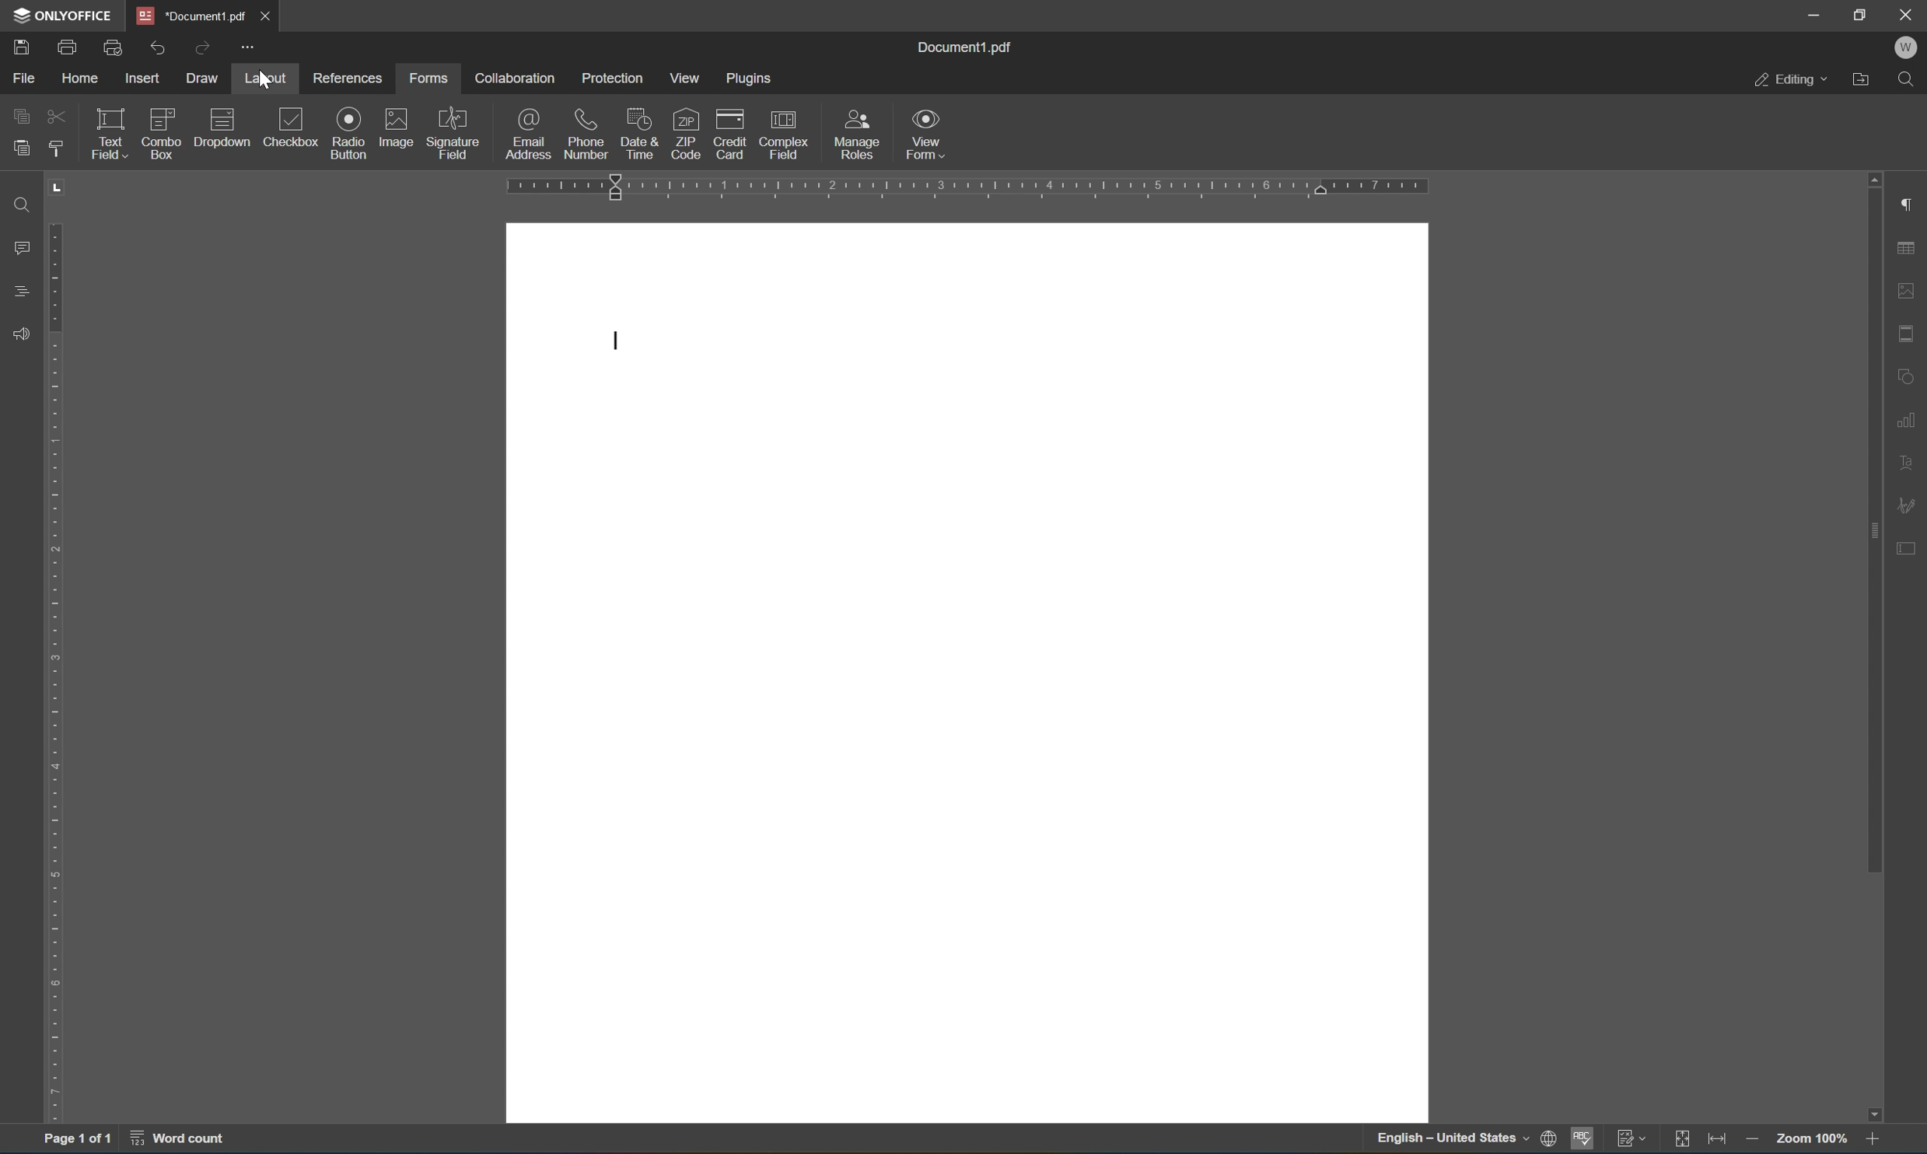 The width and height of the screenshot is (1927, 1154). What do you see at coordinates (930, 131) in the screenshot?
I see `view form` at bounding box center [930, 131].